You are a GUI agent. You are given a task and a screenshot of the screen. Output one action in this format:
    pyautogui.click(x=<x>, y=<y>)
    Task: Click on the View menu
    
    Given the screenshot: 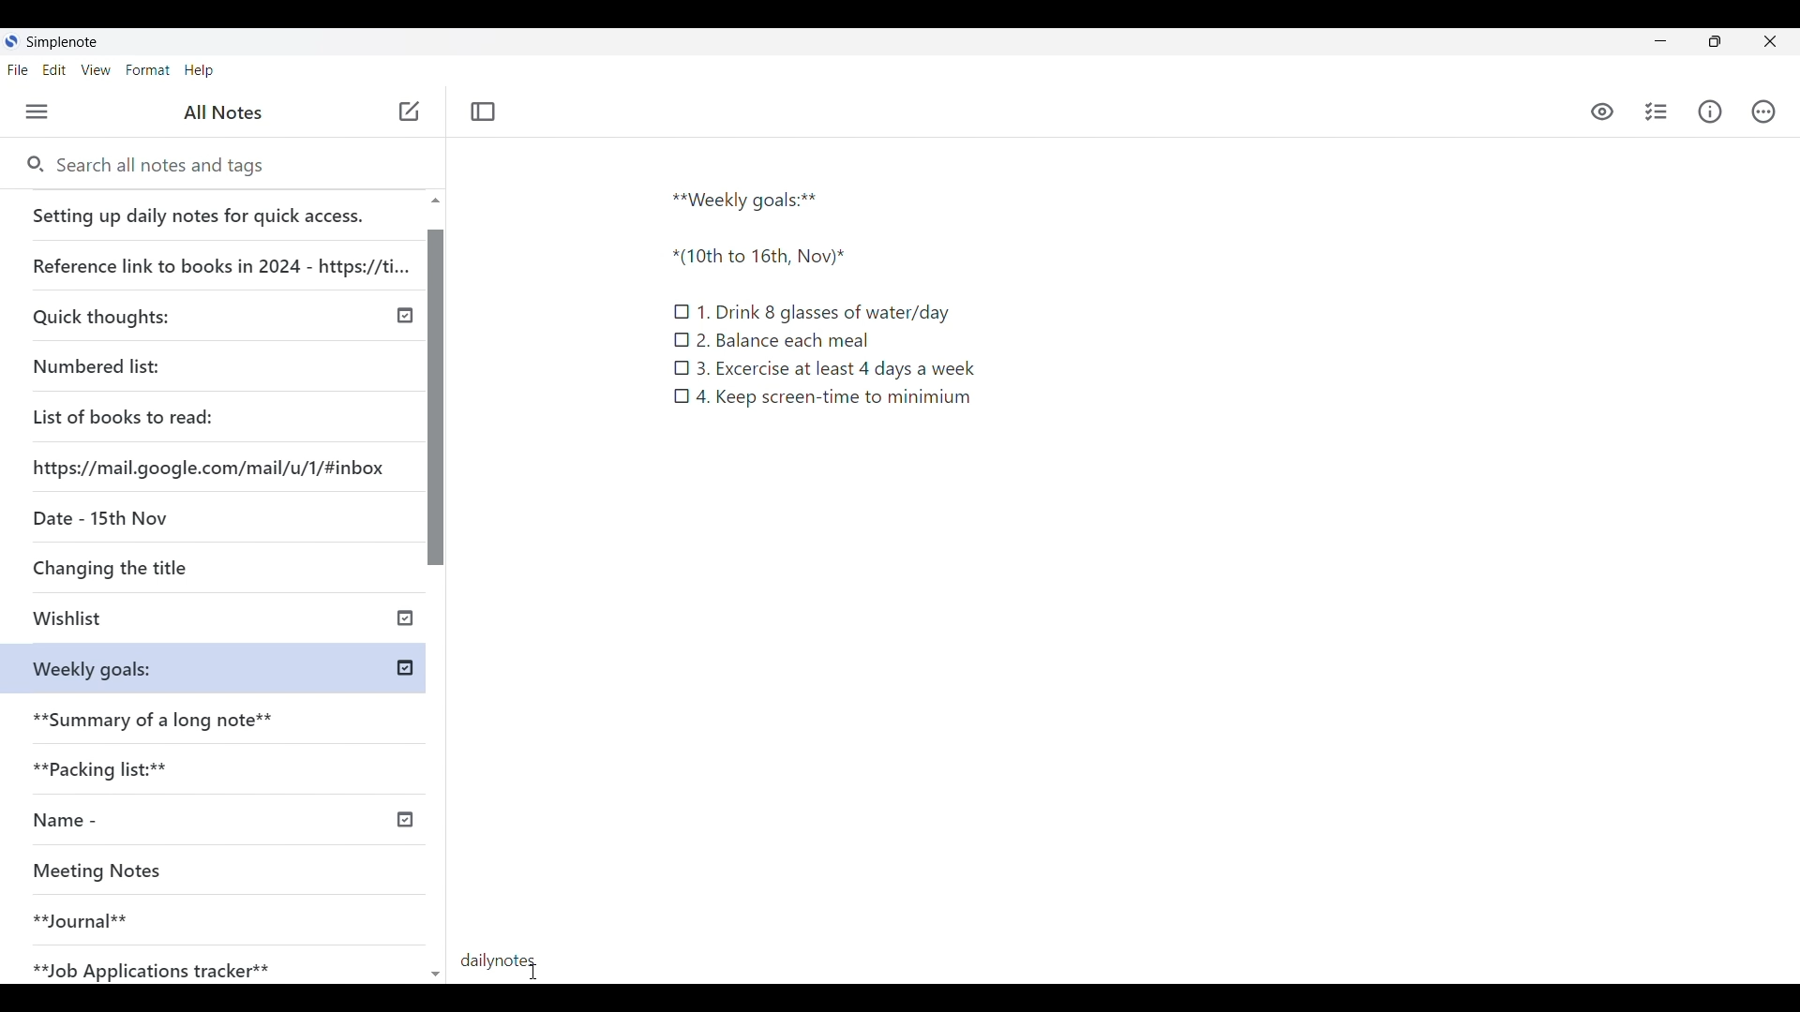 What is the action you would take?
    pyautogui.click(x=96, y=70)
    